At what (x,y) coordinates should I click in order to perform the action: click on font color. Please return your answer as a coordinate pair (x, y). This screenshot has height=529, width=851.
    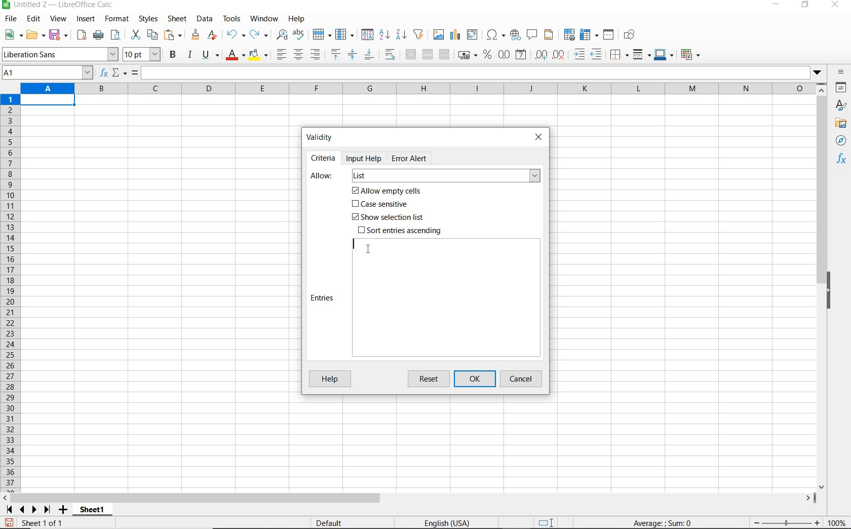
    Looking at the image, I should click on (236, 55).